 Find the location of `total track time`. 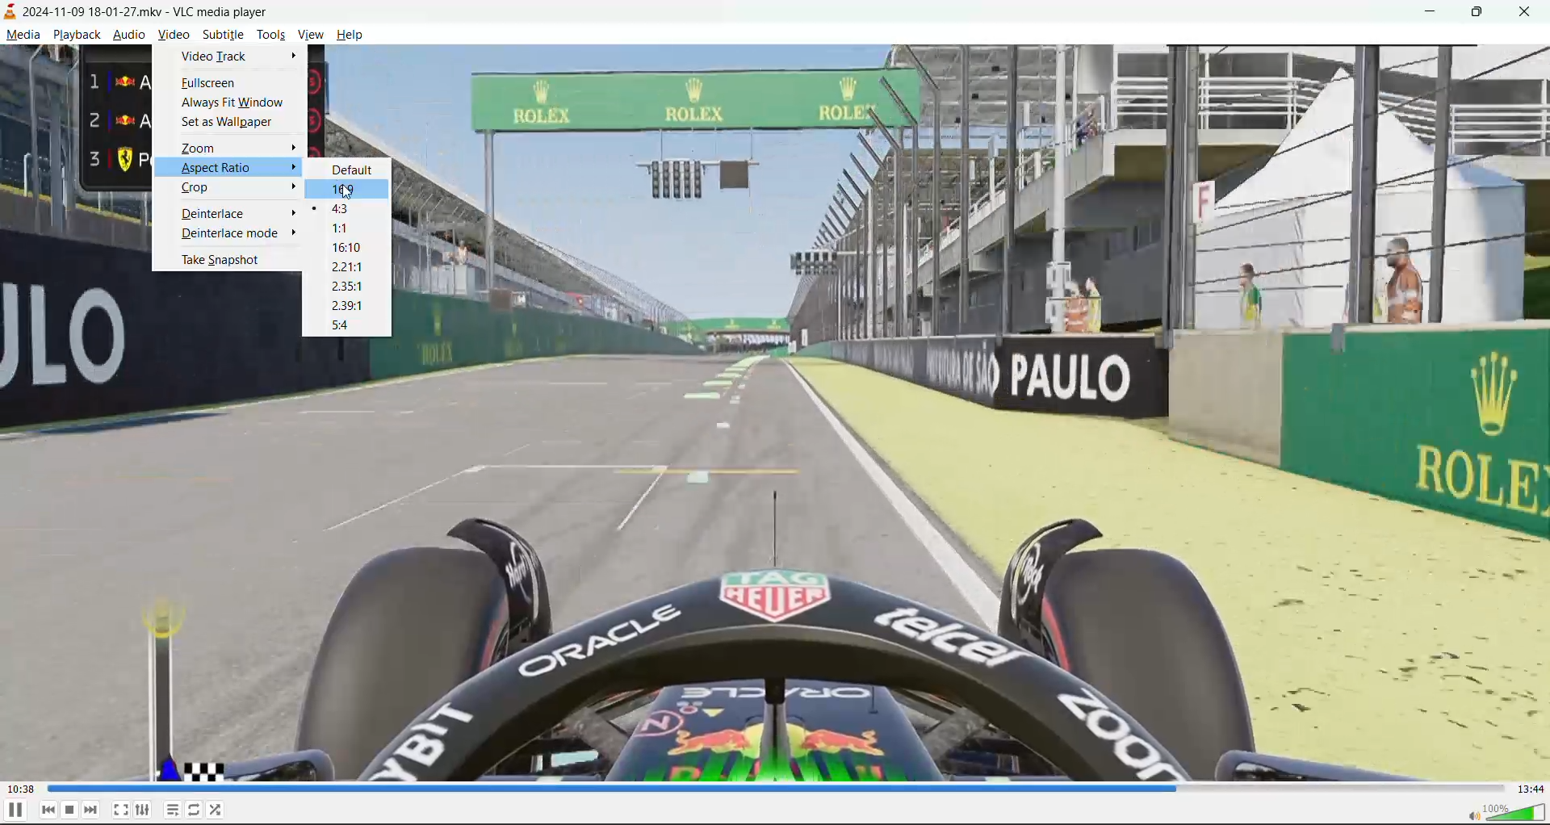

total track time is located at coordinates (1531, 789).